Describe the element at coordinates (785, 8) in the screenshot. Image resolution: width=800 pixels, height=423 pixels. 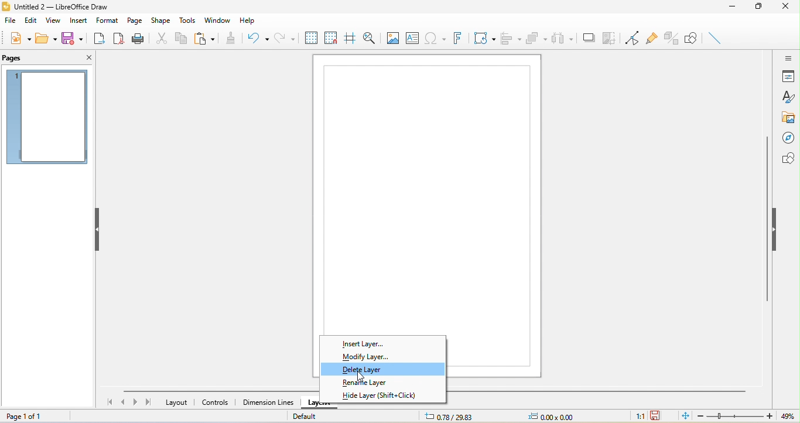
I see `close` at that location.